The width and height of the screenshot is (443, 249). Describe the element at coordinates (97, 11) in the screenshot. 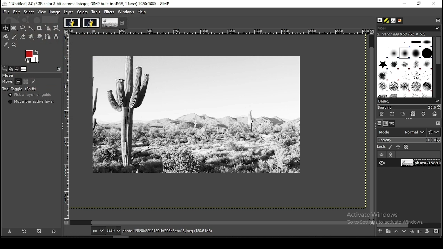

I see `tools` at that location.